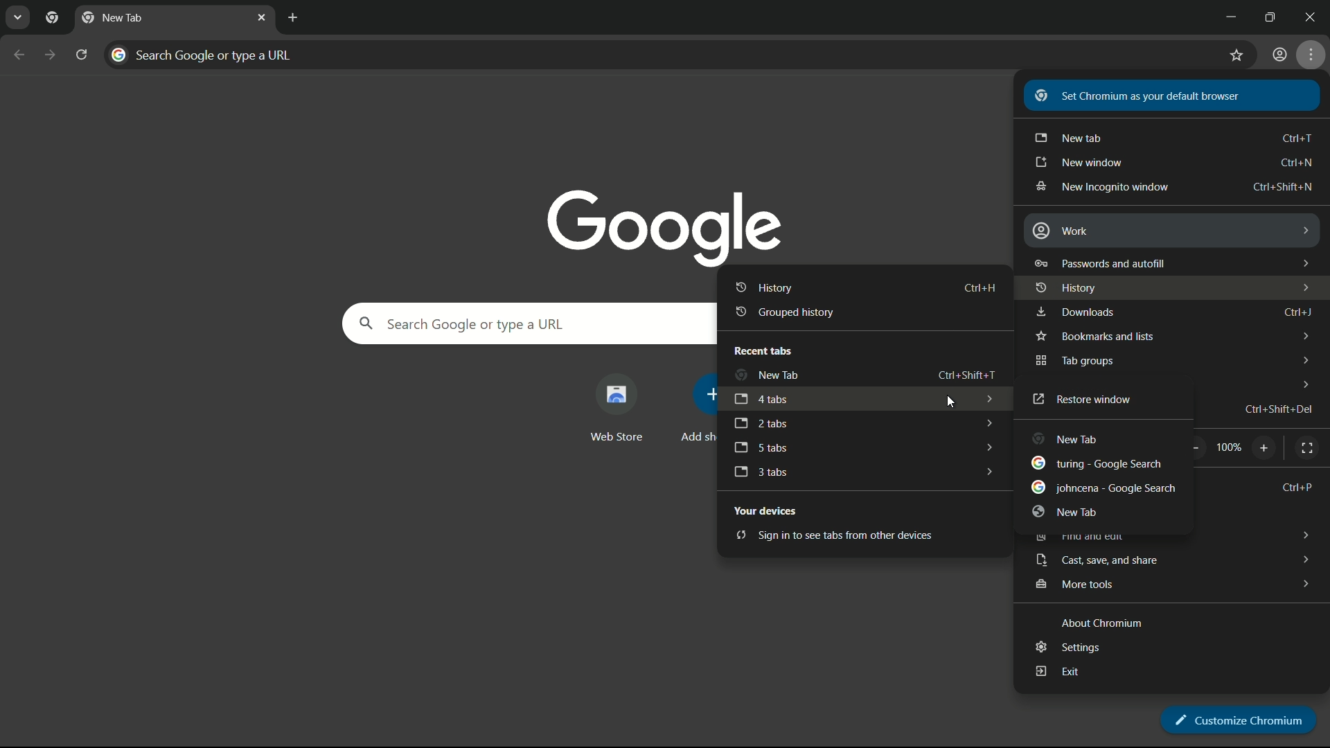 The height and width of the screenshot is (748, 1330). I want to click on close app, so click(1313, 15).